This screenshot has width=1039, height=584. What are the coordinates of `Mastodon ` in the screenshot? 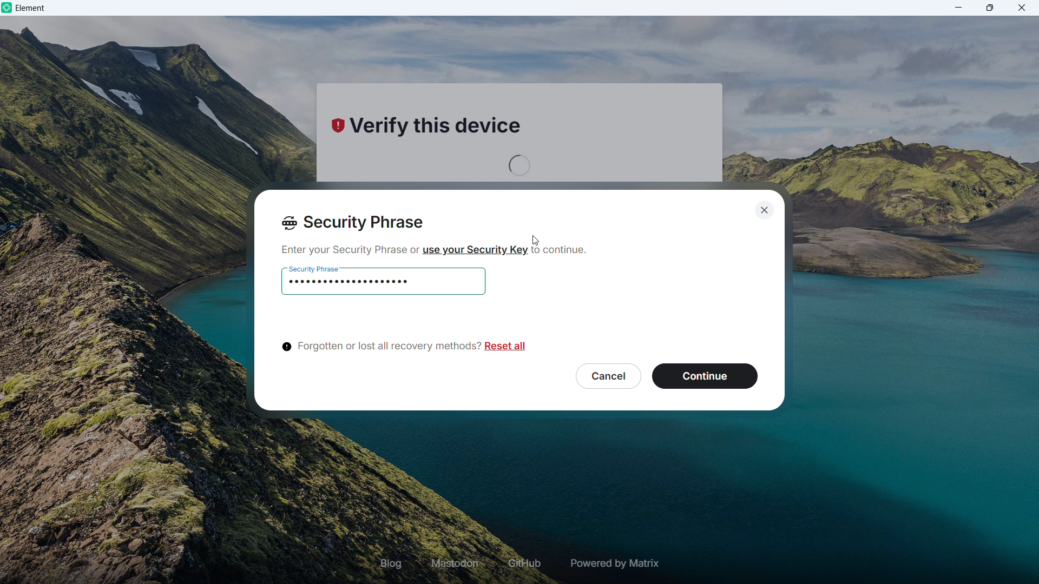 It's located at (456, 563).